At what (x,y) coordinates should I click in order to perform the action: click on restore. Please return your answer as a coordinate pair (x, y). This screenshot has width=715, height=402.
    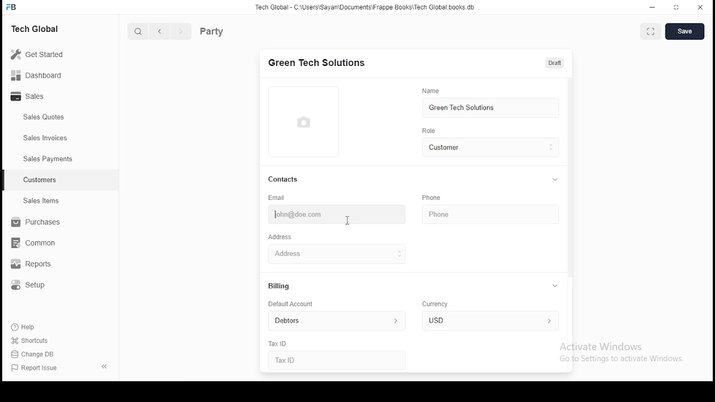
    Looking at the image, I should click on (676, 7).